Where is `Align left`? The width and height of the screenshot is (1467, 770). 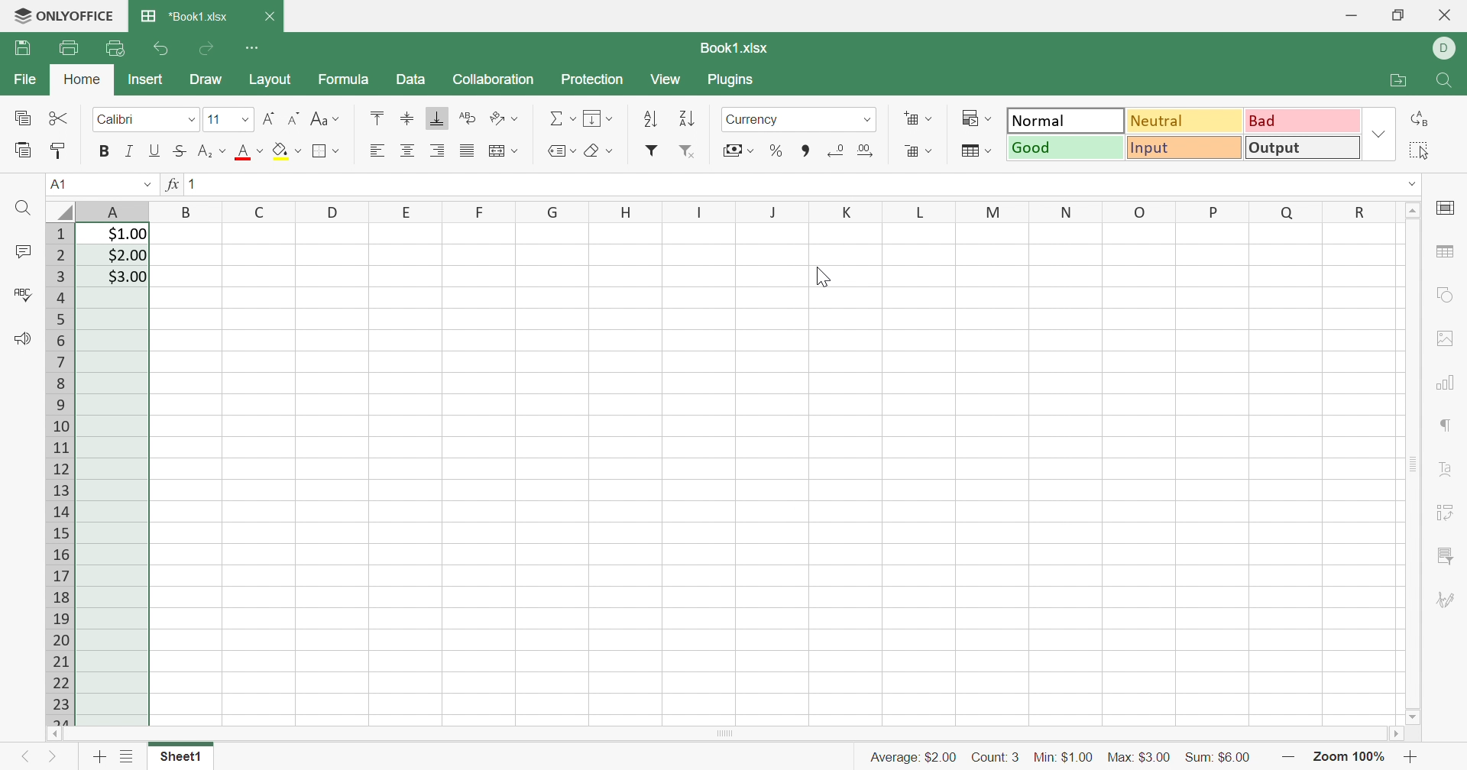
Align left is located at coordinates (377, 150).